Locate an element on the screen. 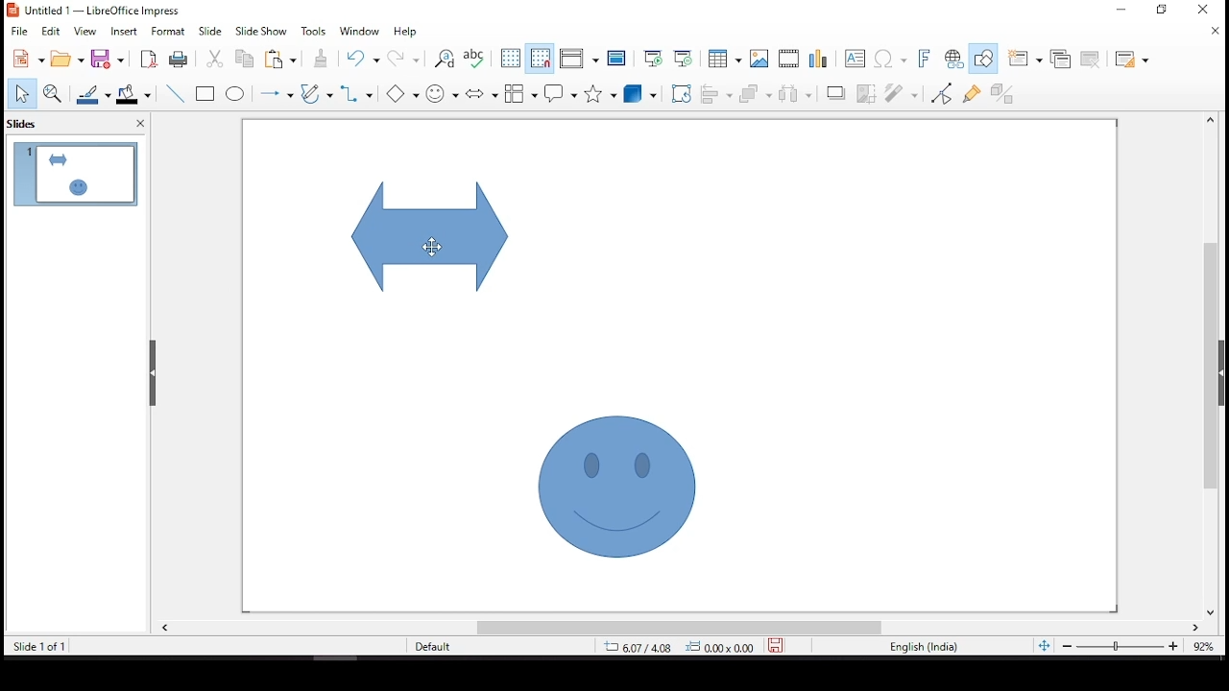  align objects is located at coordinates (713, 93).